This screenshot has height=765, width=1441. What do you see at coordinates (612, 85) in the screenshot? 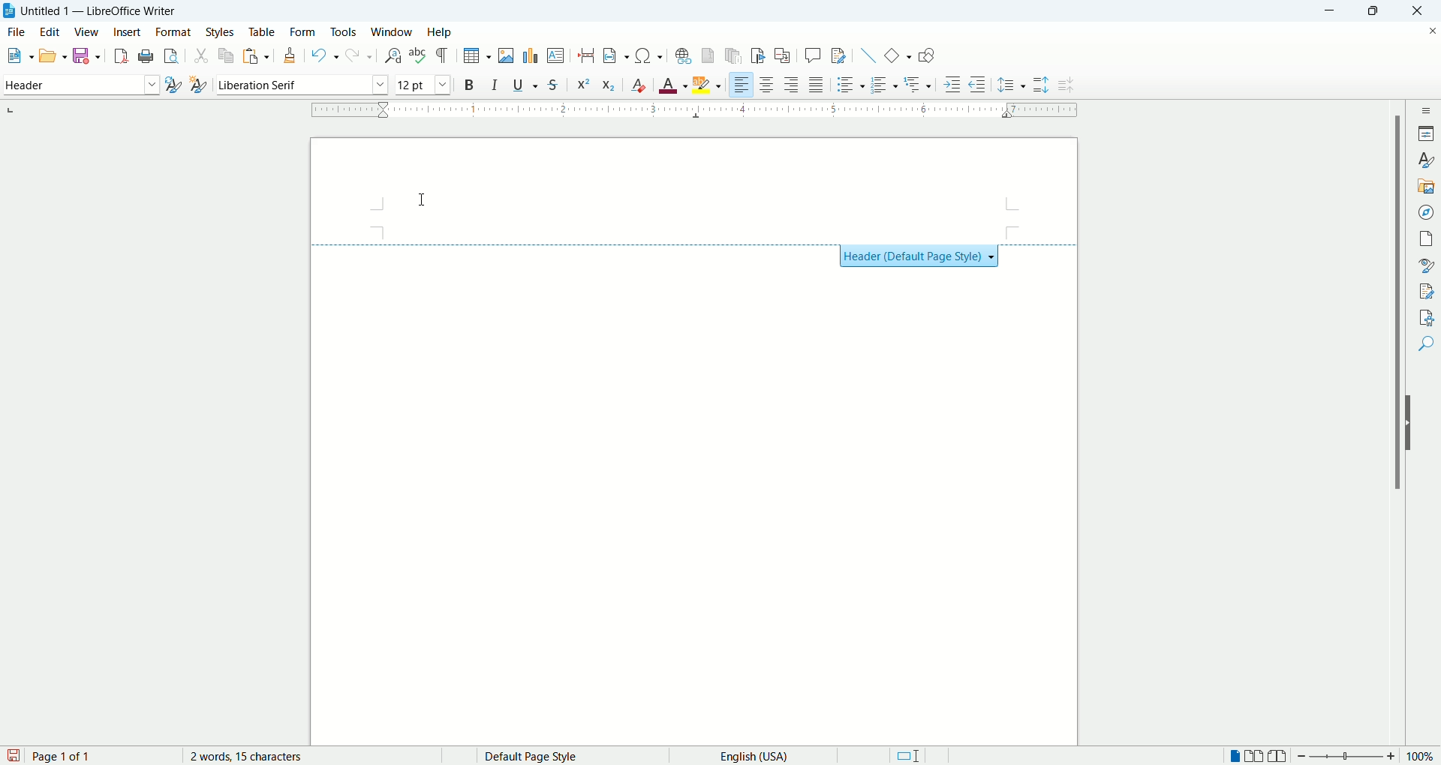
I see `subscript` at bounding box center [612, 85].